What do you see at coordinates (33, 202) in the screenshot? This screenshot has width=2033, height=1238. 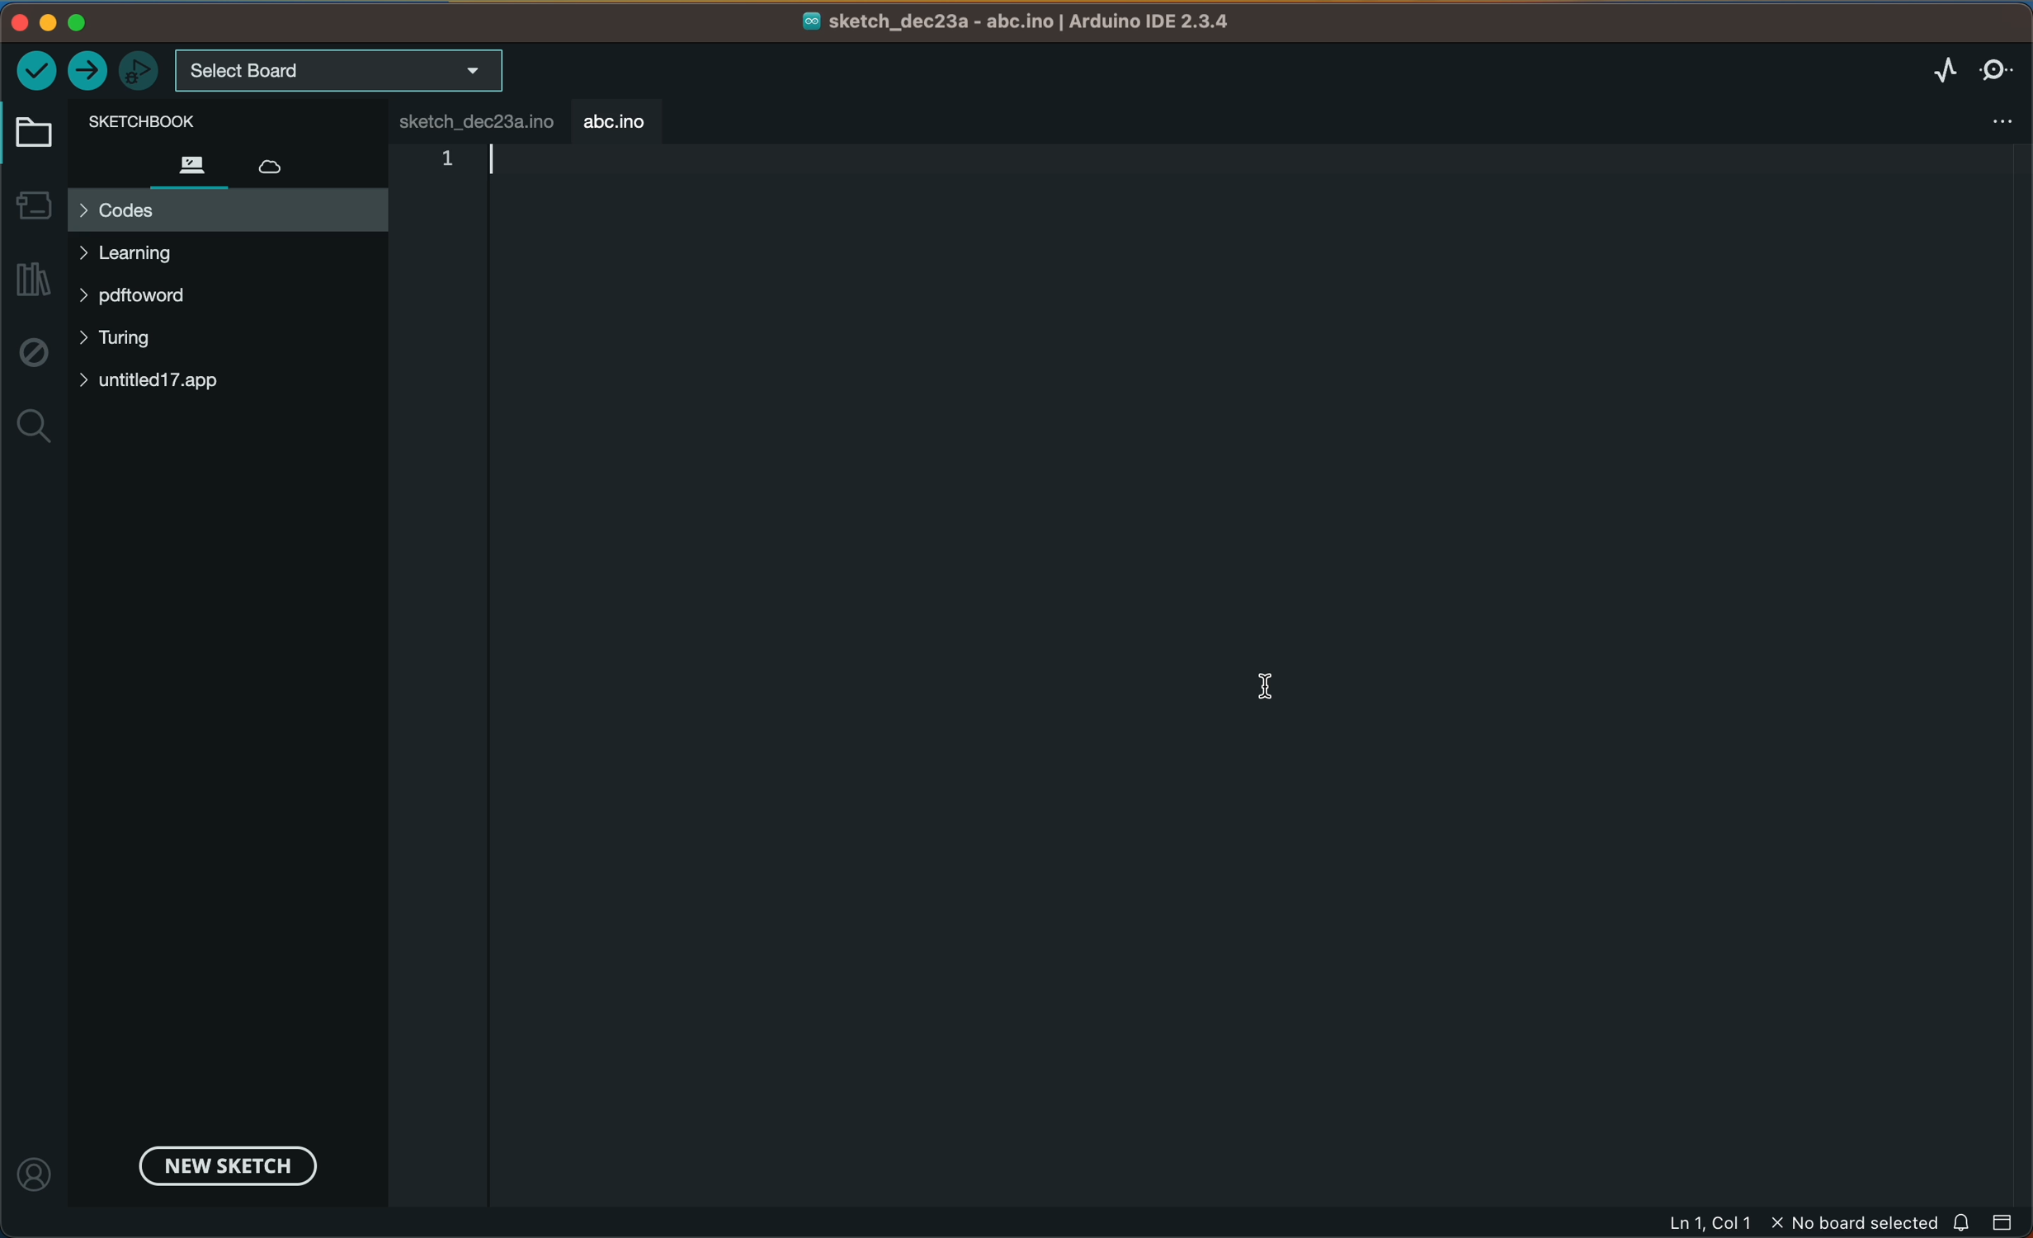 I see `board manager` at bounding box center [33, 202].